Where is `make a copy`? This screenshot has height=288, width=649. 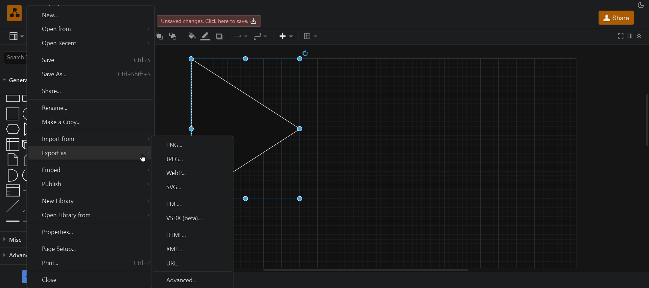
make a copy is located at coordinates (89, 124).